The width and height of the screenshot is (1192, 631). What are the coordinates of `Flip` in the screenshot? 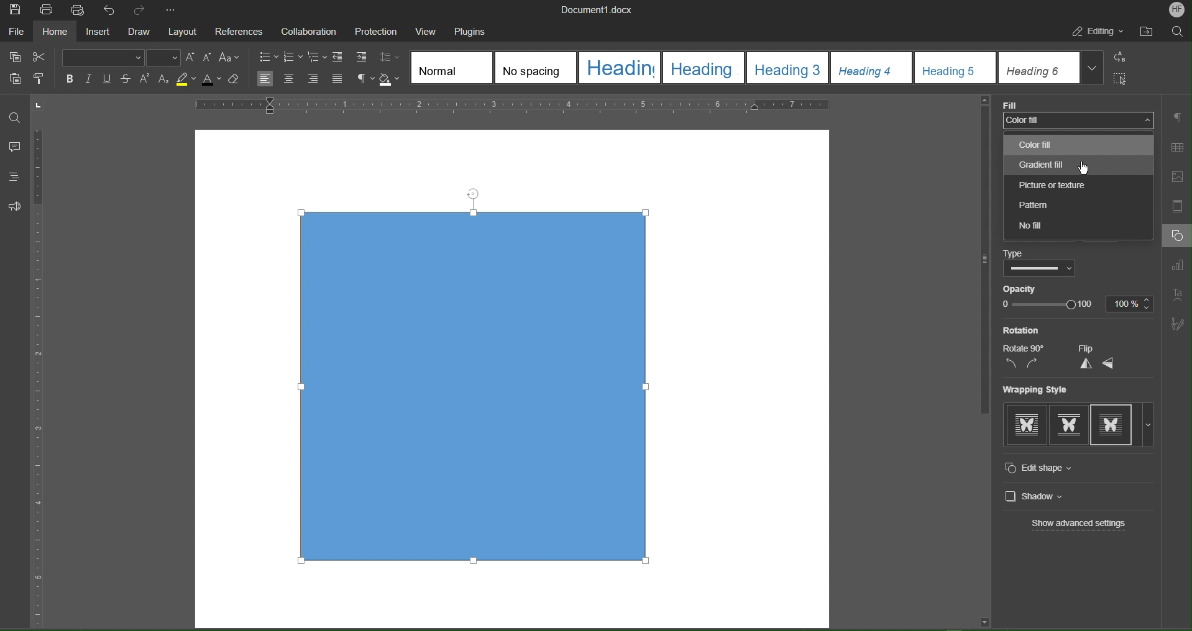 It's located at (1087, 349).